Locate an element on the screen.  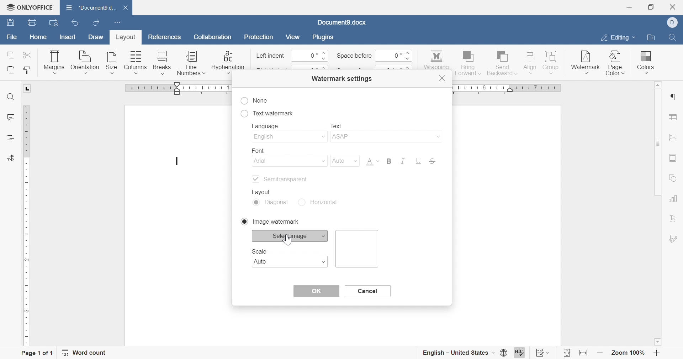
font is located at coordinates (255, 149).